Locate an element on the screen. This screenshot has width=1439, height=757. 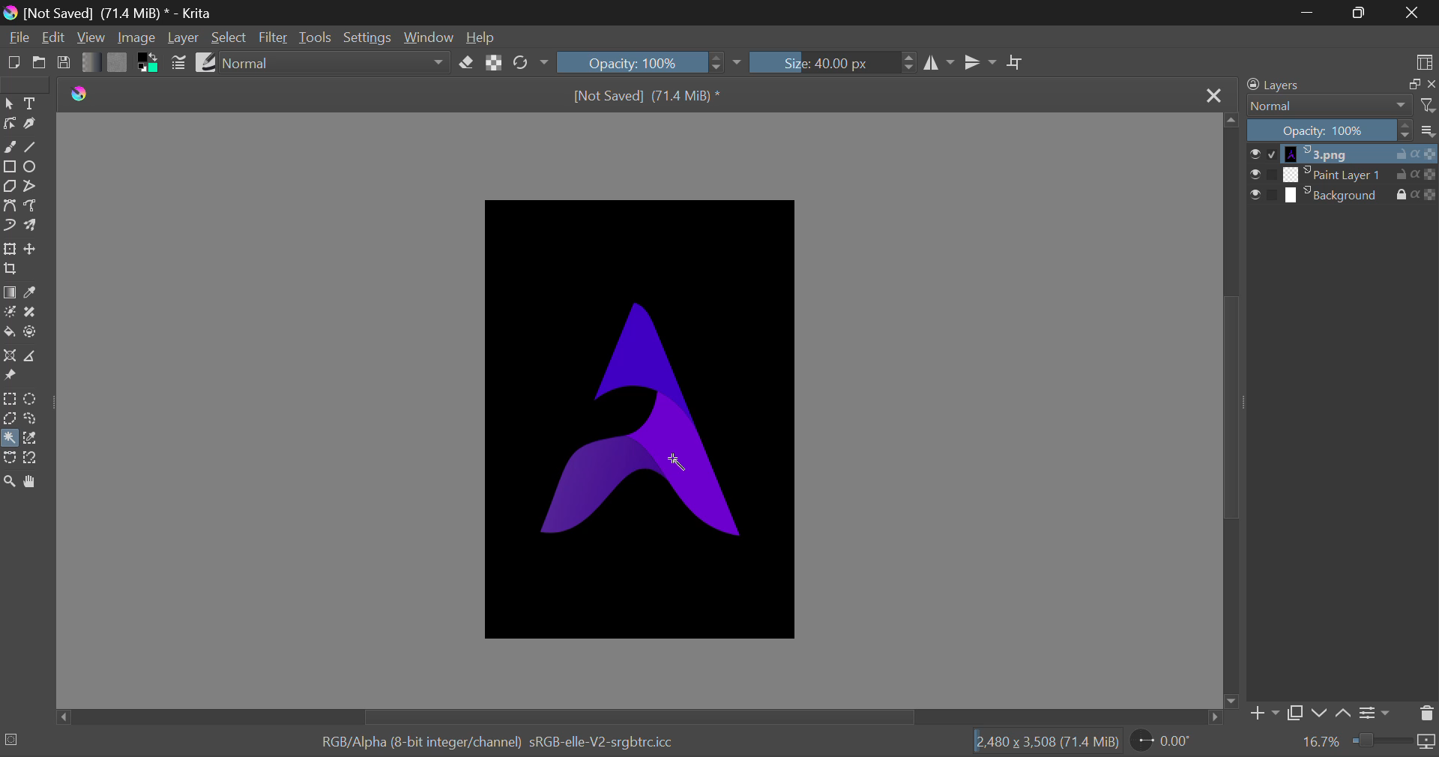
Minimize is located at coordinates (1361, 13).